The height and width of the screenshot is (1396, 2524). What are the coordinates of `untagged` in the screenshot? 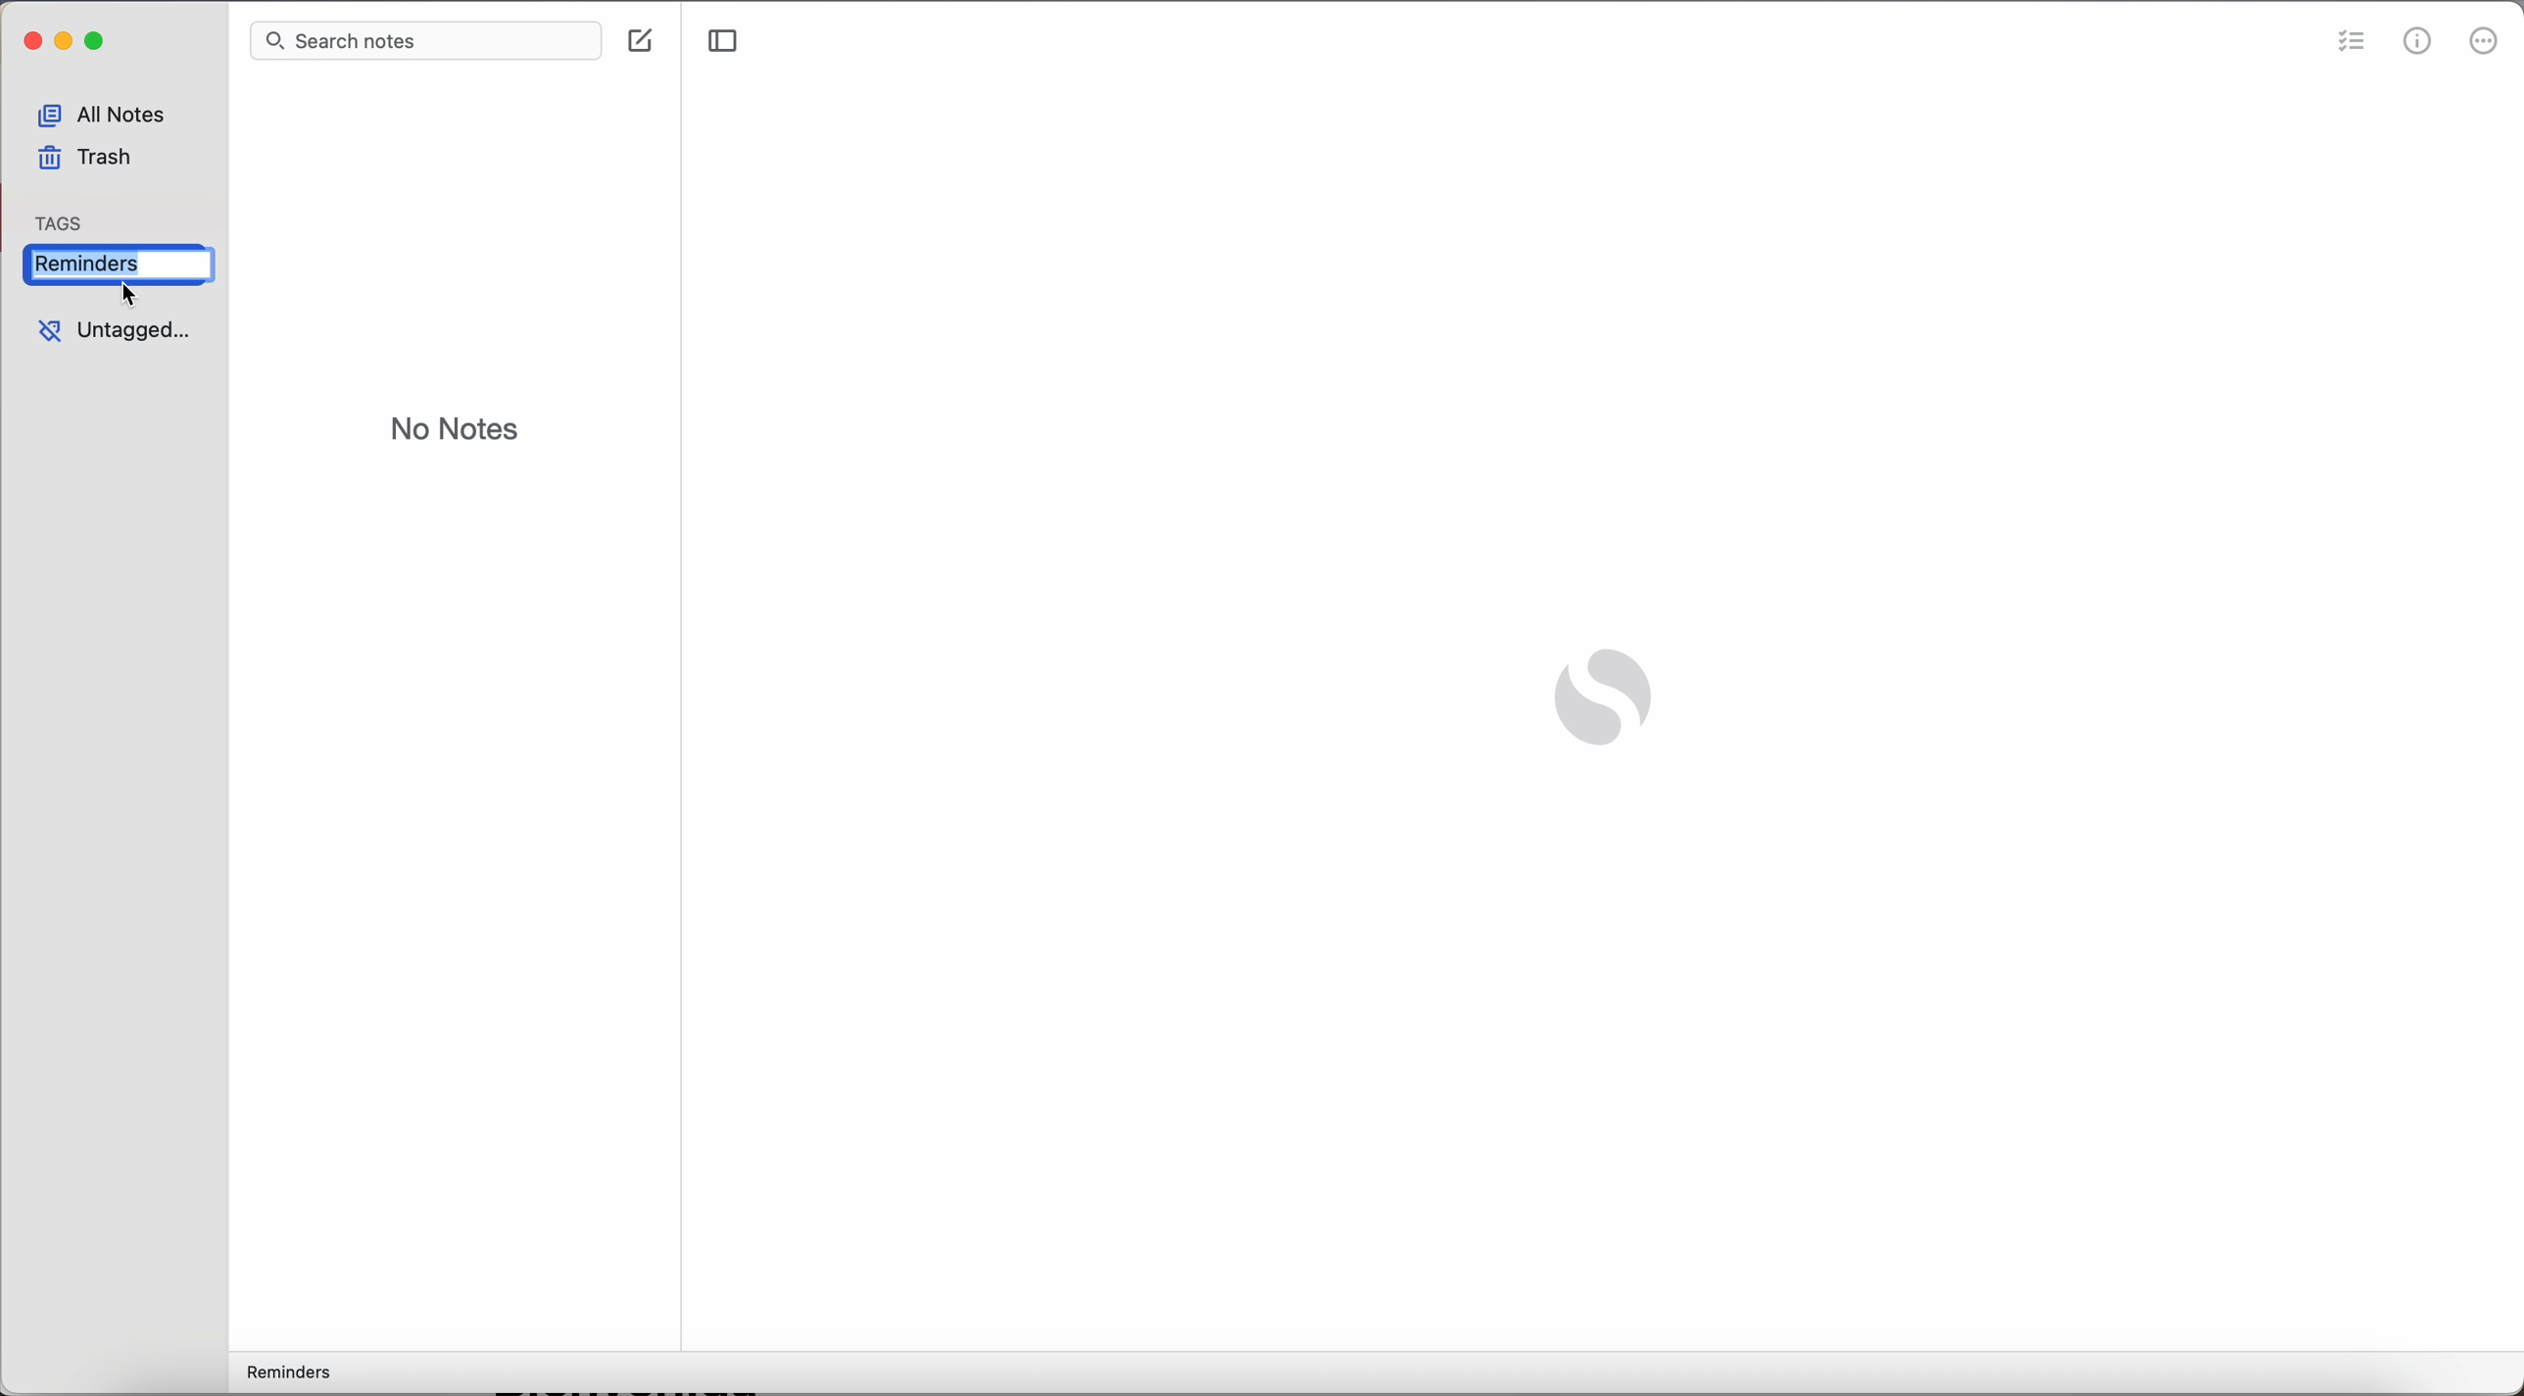 It's located at (101, 332).